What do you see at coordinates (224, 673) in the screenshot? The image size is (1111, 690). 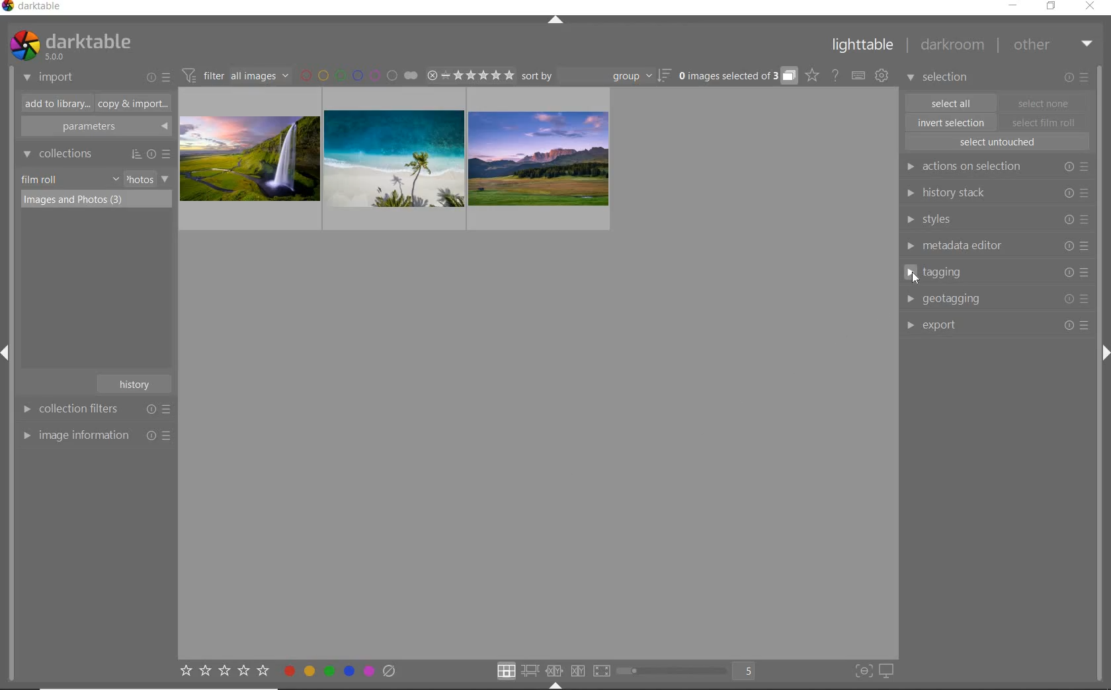 I see `set star rating for selected images` at bounding box center [224, 673].